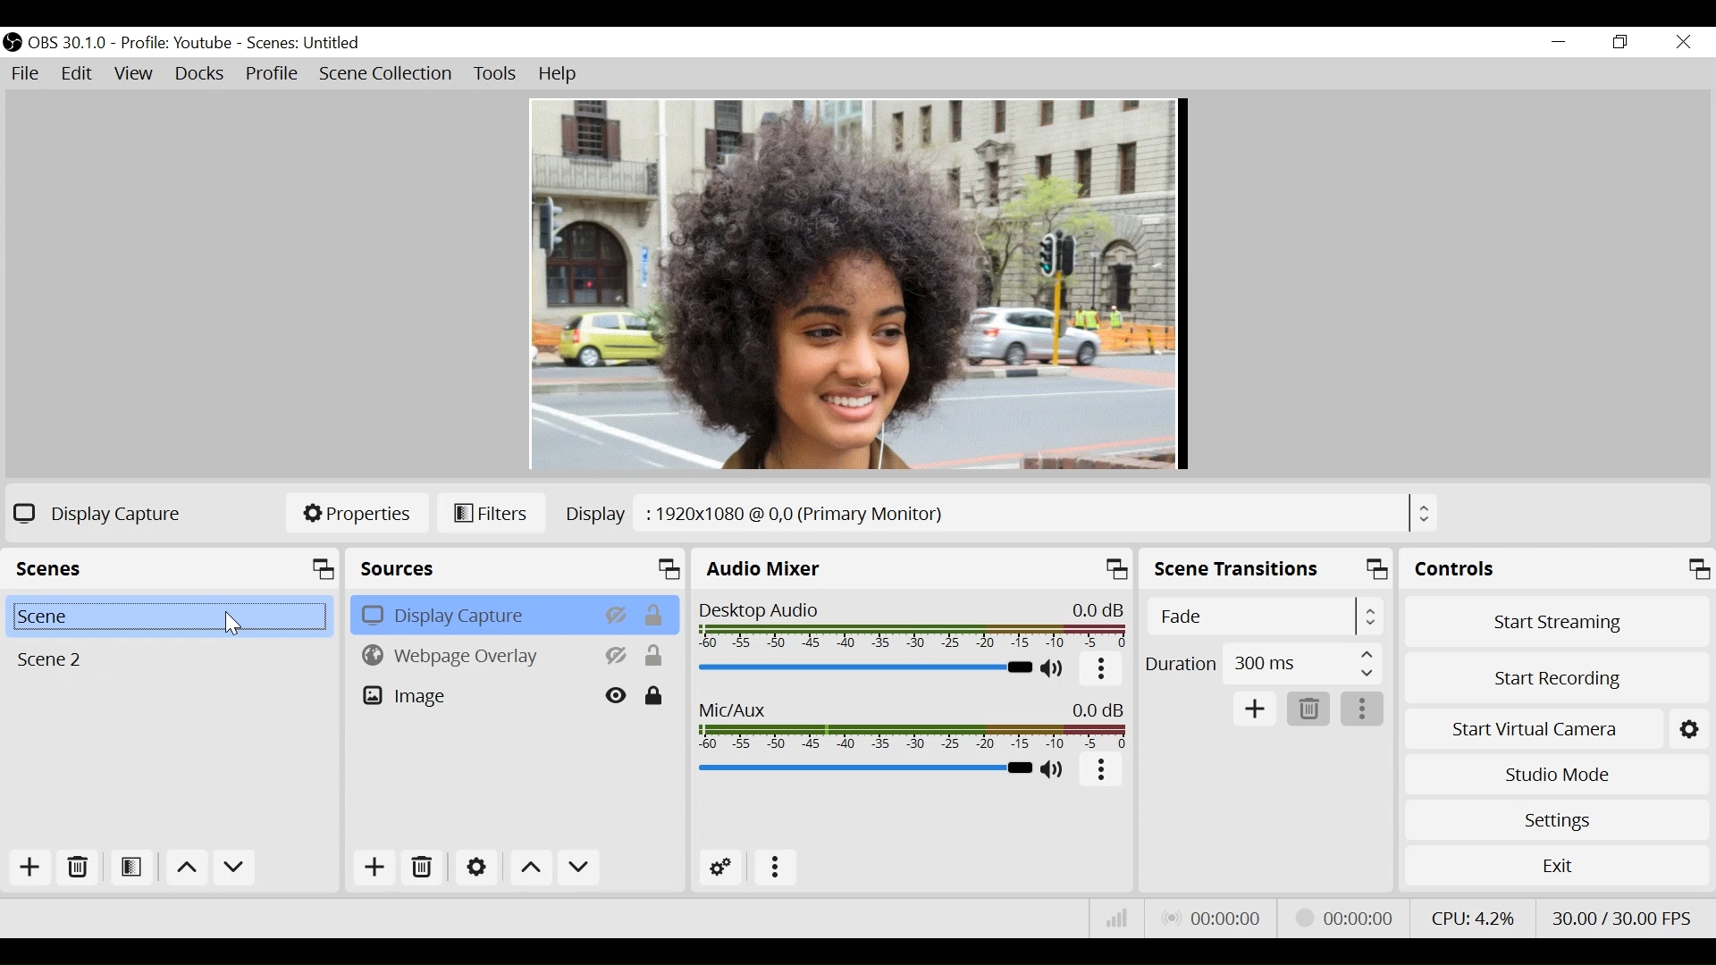  What do you see at coordinates (1363, 709) in the screenshot?
I see `more options` at bounding box center [1363, 709].